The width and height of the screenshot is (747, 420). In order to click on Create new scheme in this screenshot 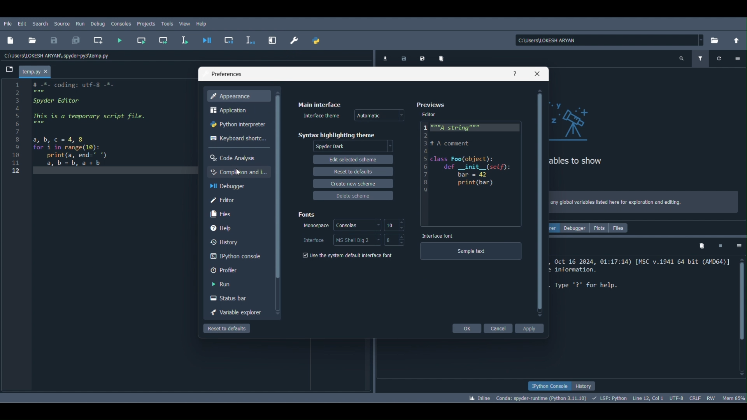, I will do `click(350, 184)`.